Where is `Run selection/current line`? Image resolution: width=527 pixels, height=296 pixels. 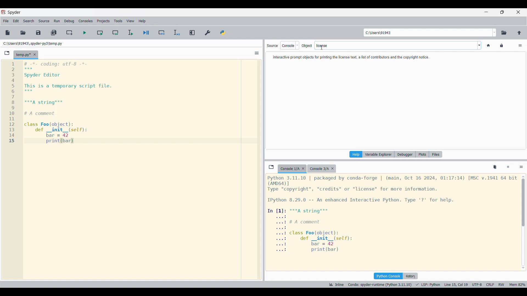
Run selection/current line is located at coordinates (130, 33).